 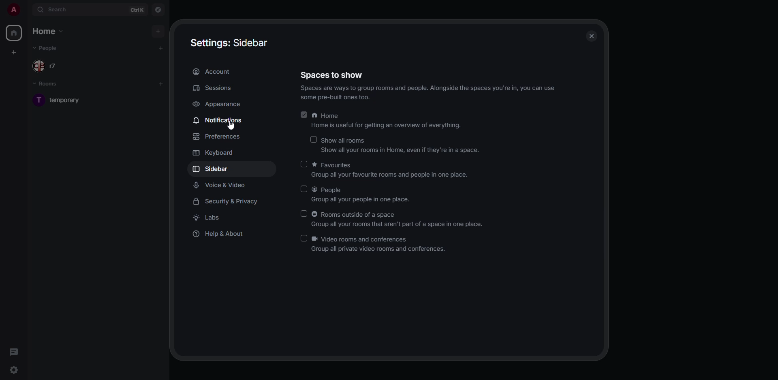 What do you see at coordinates (160, 9) in the screenshot?
I see `navigator` at bounding box center [160, 9].